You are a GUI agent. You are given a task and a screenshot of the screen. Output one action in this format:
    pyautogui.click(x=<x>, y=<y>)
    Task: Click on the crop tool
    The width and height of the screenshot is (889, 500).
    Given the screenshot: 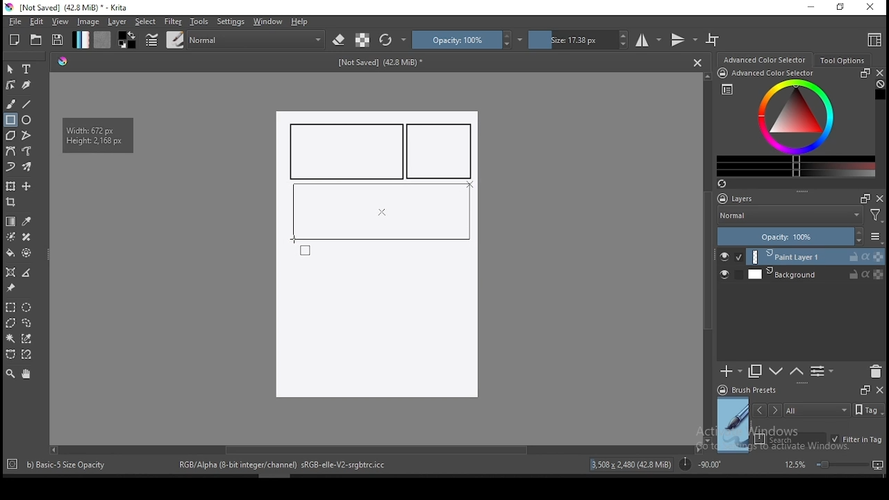 What is the action you would take?
    pyautogui.click(x=13, y=203)
    